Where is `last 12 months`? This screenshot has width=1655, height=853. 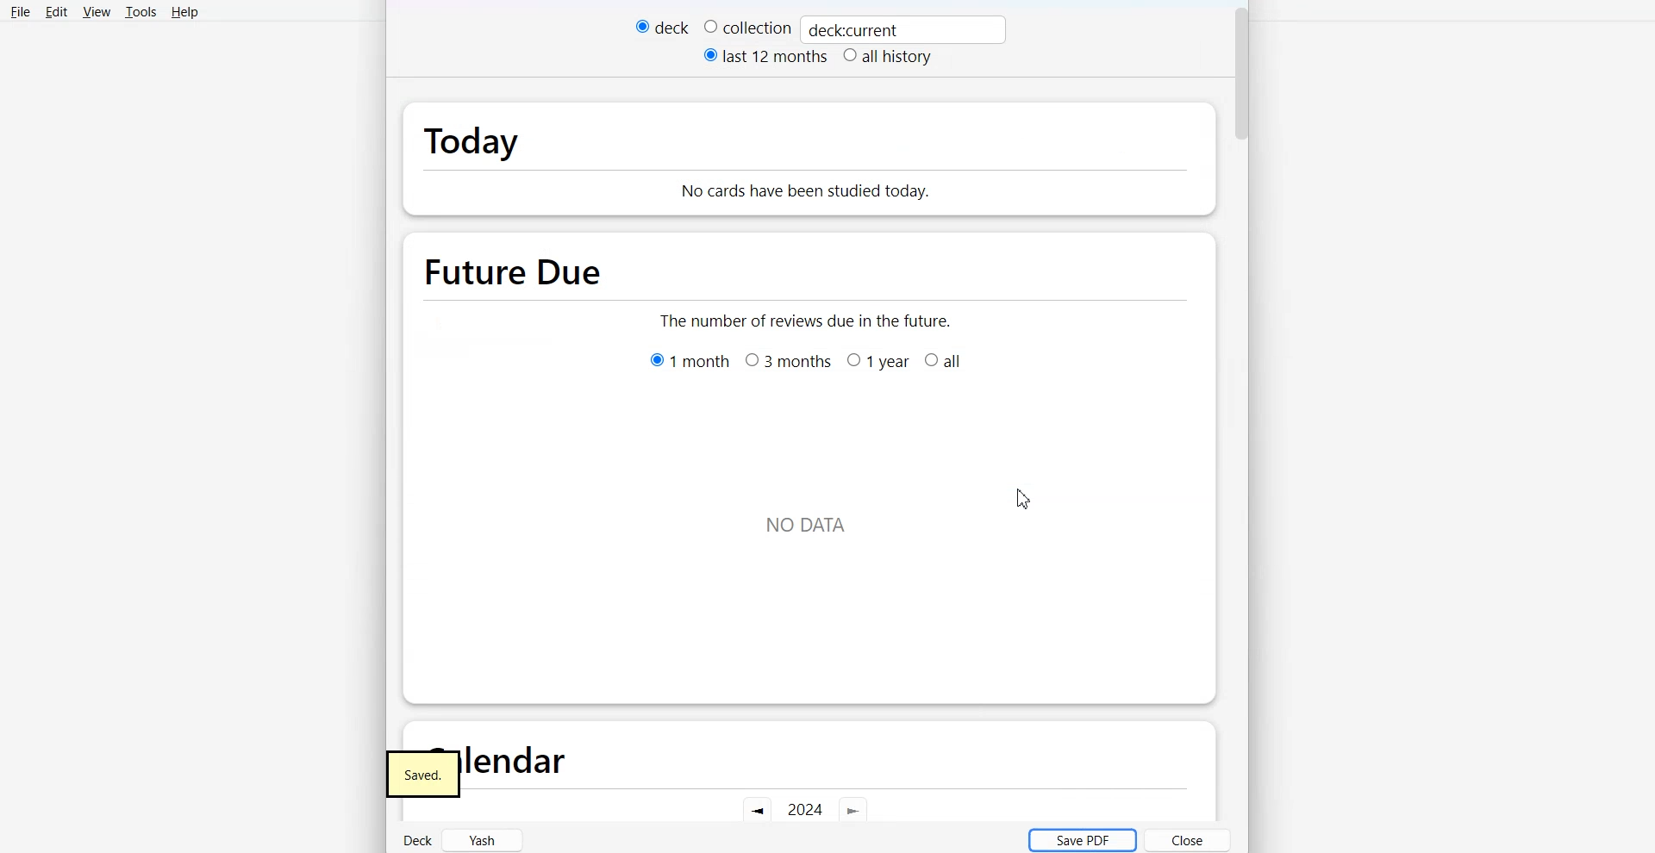 last 12 months is located at coordinates (766, 56).